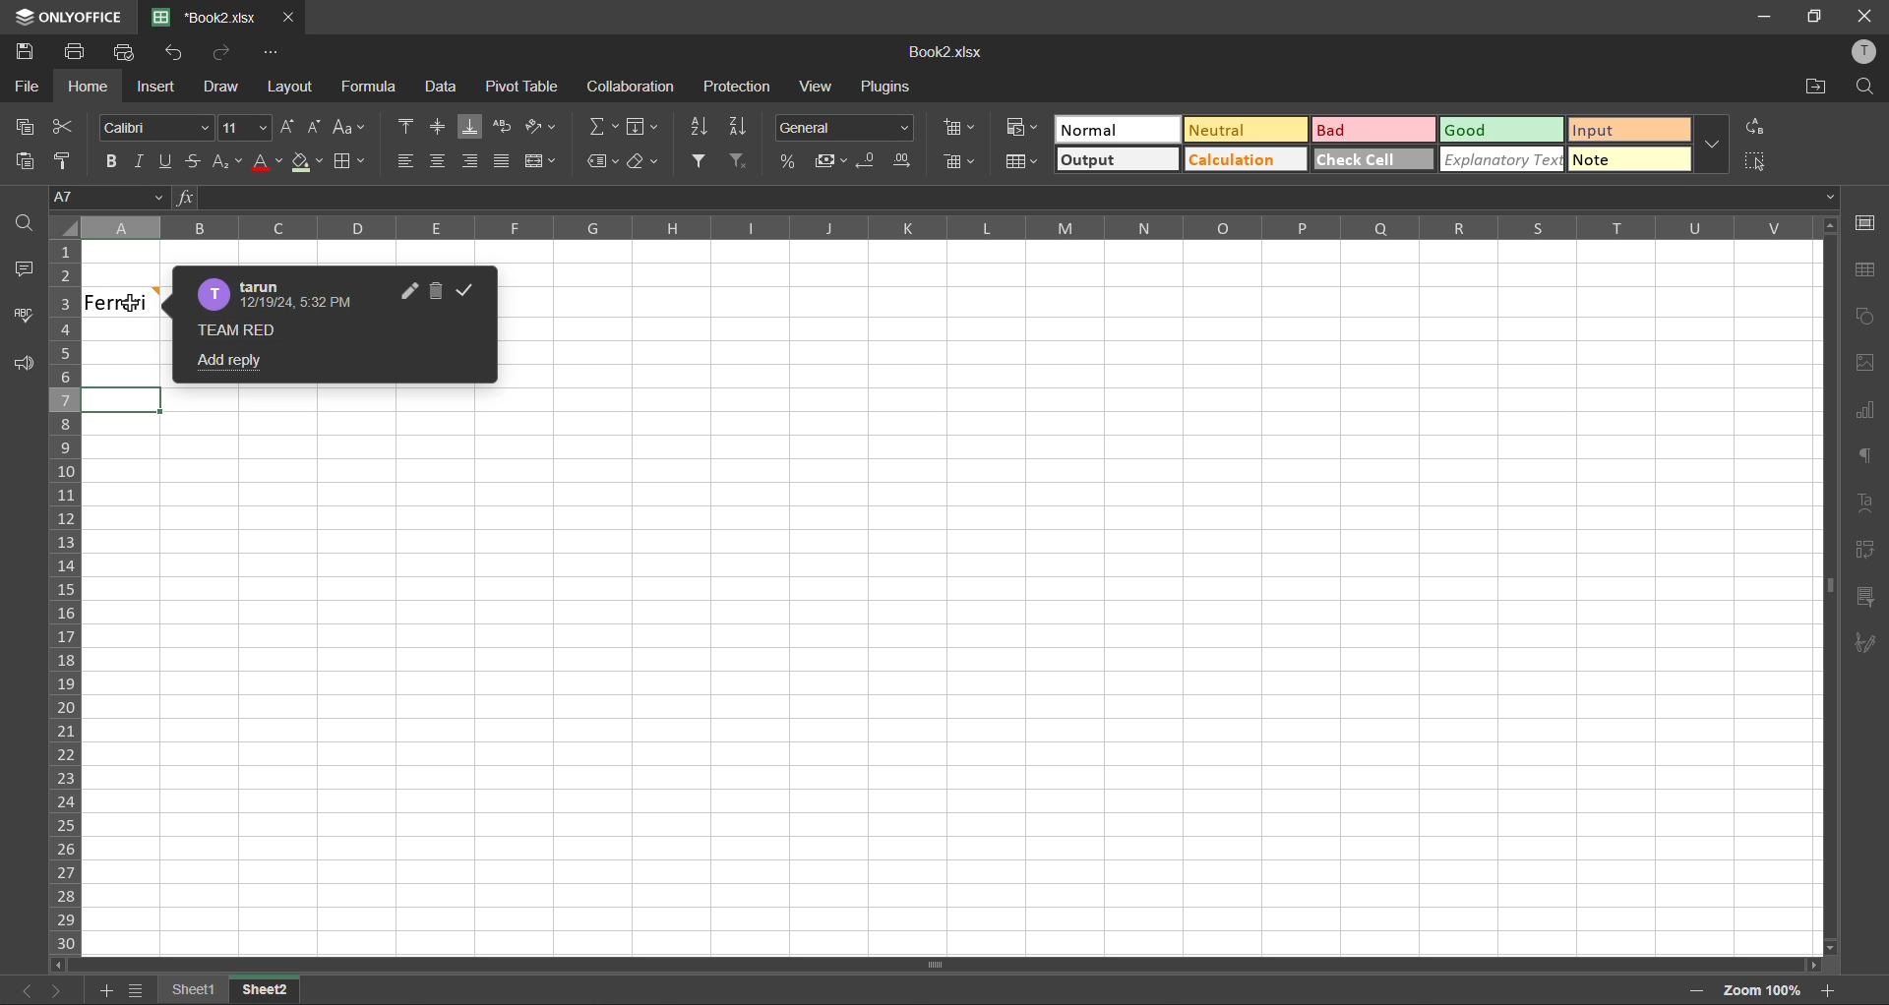 This screenshot has width=1889, height=1005. Describe the element at coordinates (143, 156) in the screenshot. I see `italic` at that location.